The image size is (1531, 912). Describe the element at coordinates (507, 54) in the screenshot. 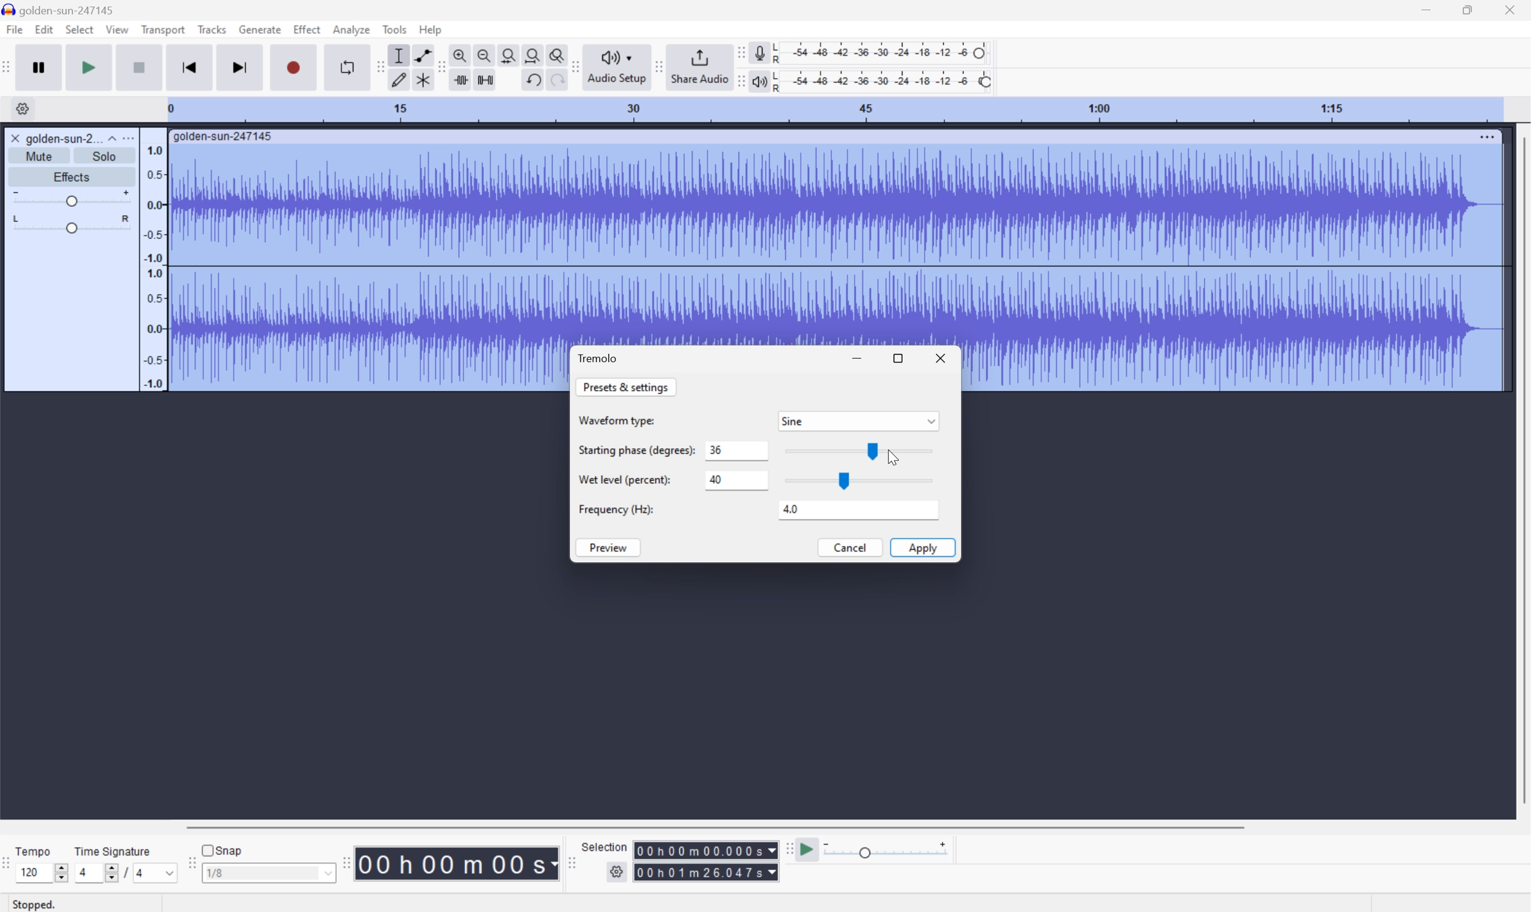

I see `Fit selection to width` at that location.